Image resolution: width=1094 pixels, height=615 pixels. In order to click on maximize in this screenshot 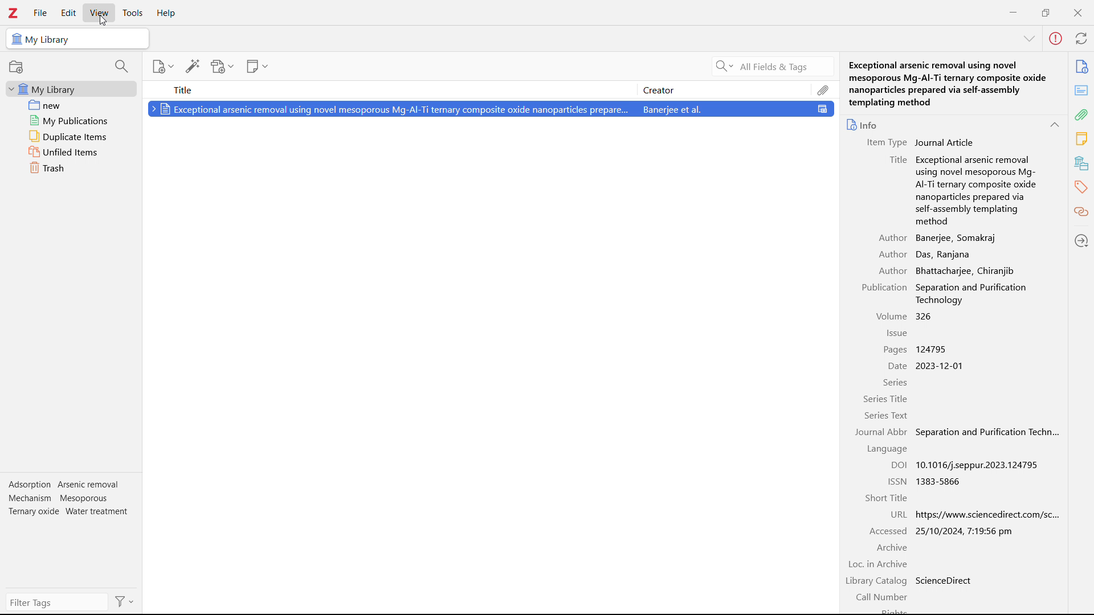, I will do `click(1046, 11)`.